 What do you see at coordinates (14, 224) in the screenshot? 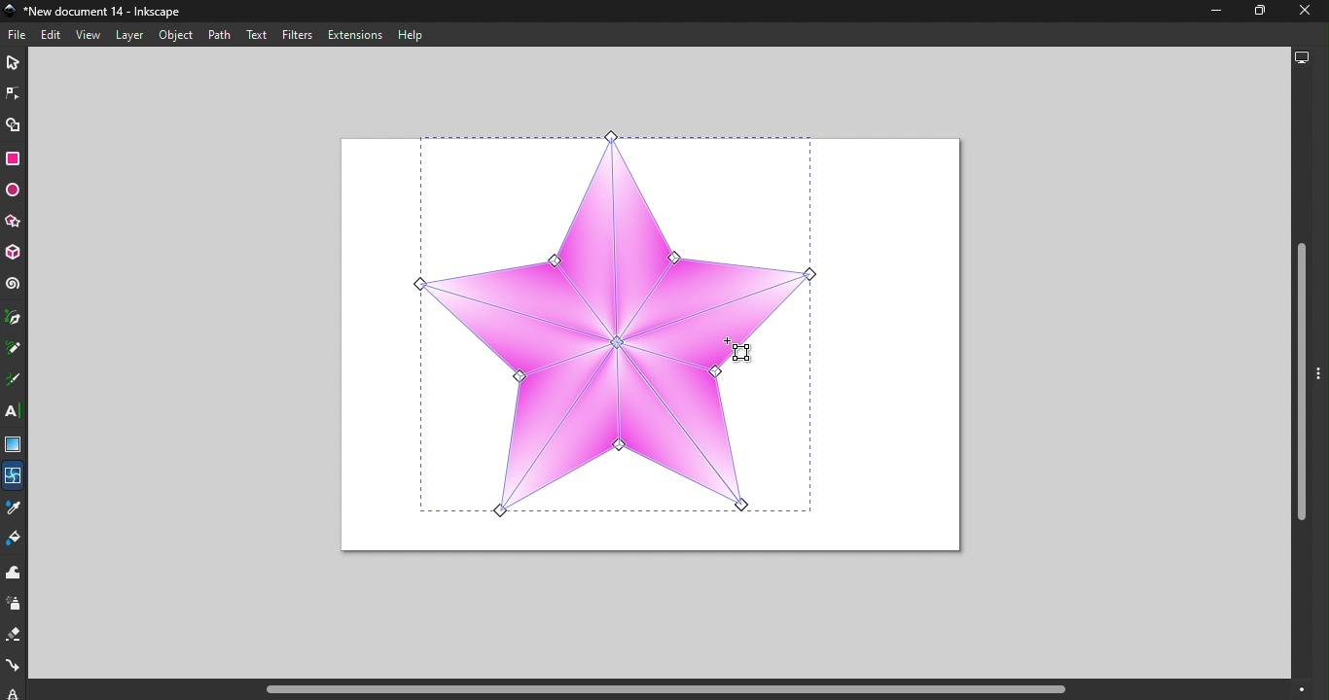
I see `Star/Polygon` at bounding box center [14, 224].